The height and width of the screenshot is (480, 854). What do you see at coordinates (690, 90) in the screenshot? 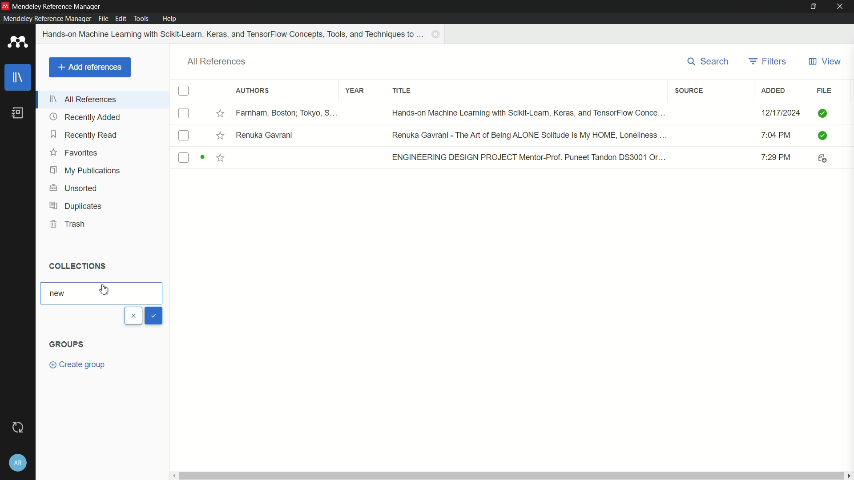
I see `source` at bounding box center [690, 90].